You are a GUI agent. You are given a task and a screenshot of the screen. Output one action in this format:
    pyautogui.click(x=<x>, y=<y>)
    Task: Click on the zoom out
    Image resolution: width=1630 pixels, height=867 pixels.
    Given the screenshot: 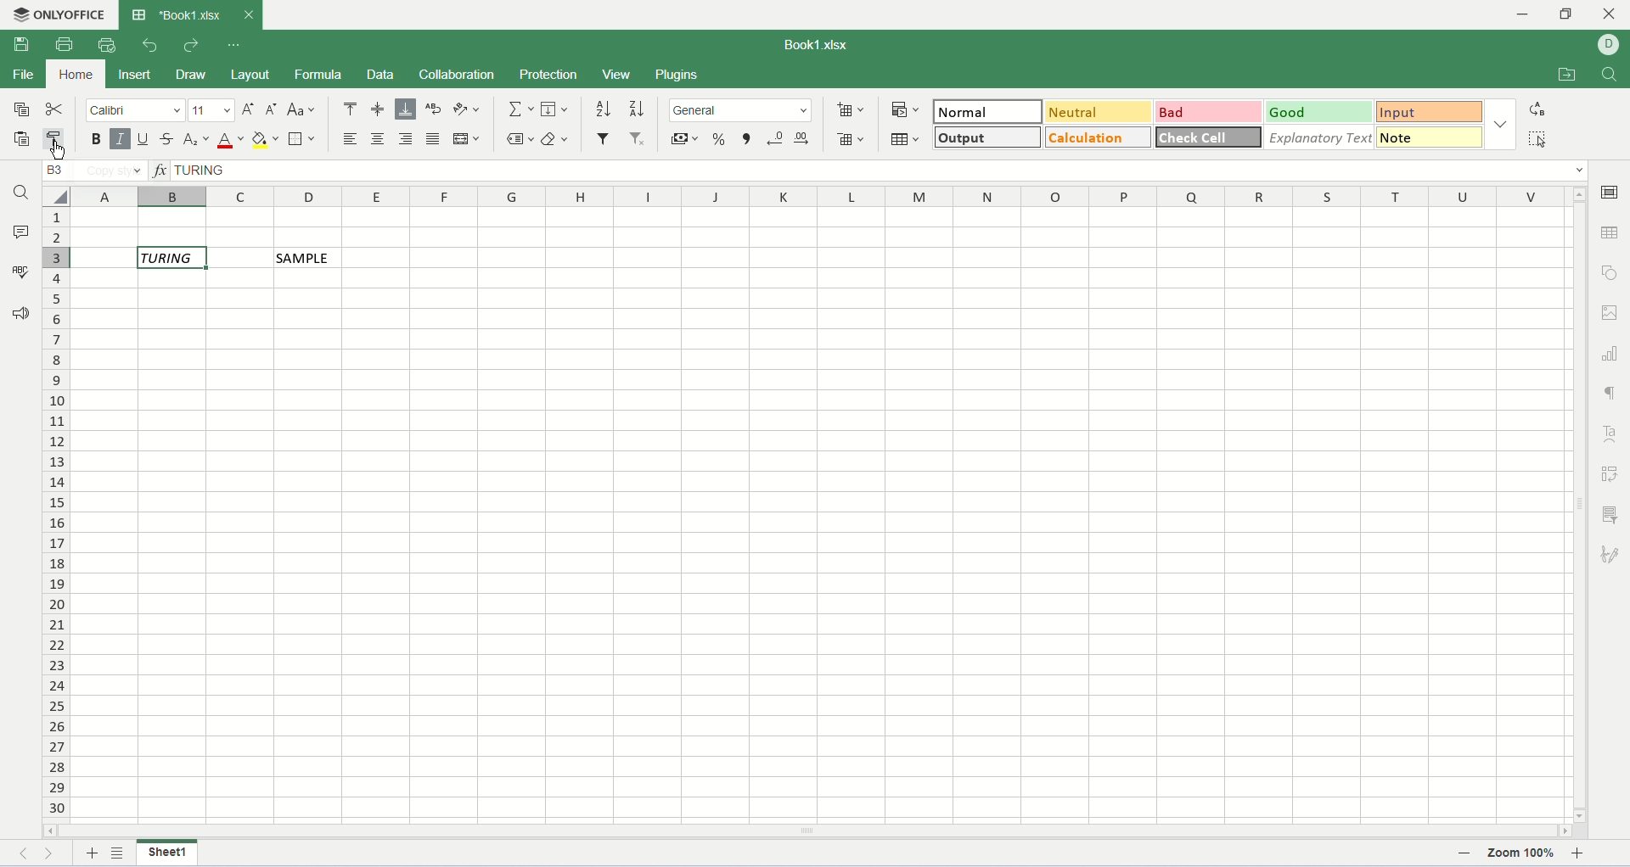 What is the action you would take?
    pyautogui.click(x=1467, y=857)
    